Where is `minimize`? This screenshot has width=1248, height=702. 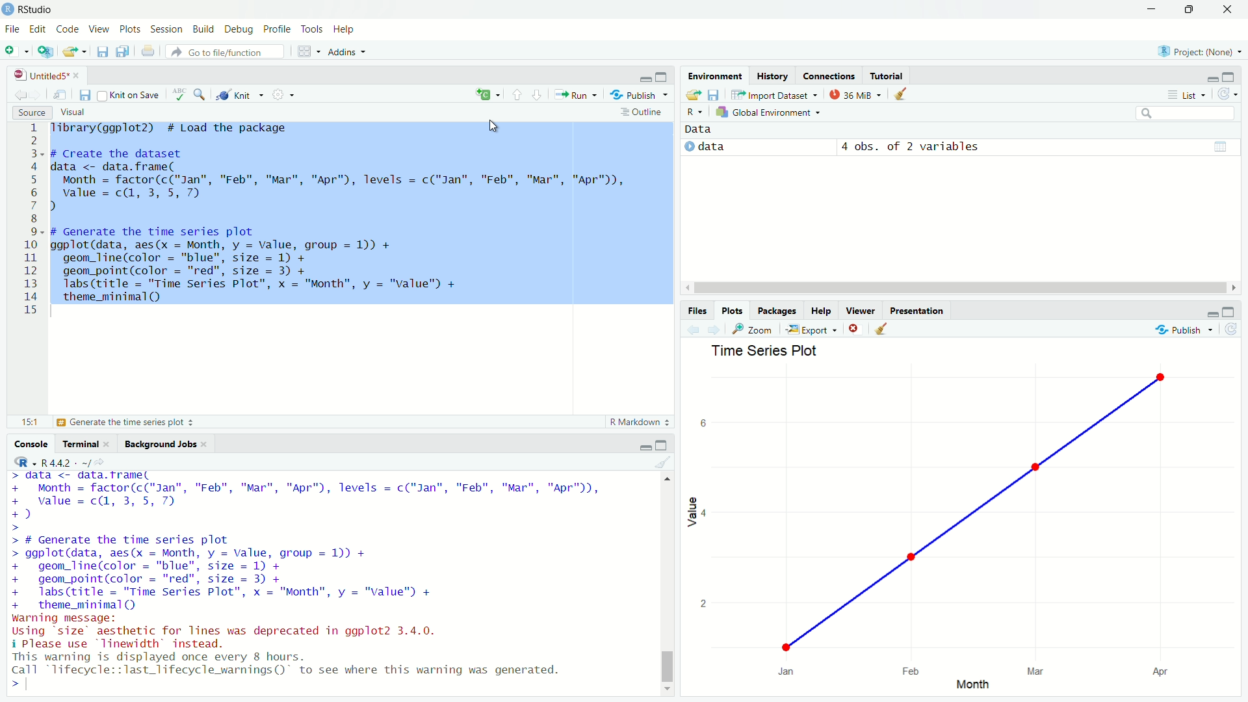
minimize is located at coordinates (1207, 311).